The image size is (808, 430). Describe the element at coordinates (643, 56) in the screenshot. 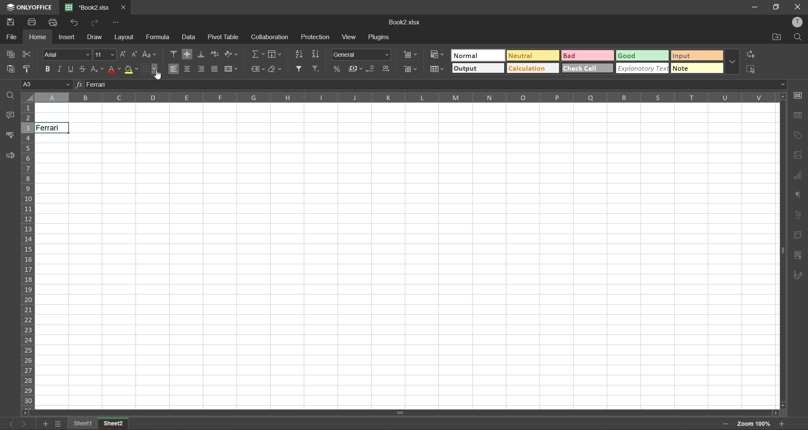

I see `good` at that location.